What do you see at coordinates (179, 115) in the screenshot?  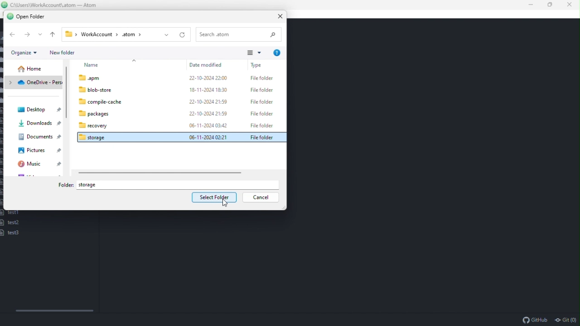 I see `packages` at bounding box center [179, 115].